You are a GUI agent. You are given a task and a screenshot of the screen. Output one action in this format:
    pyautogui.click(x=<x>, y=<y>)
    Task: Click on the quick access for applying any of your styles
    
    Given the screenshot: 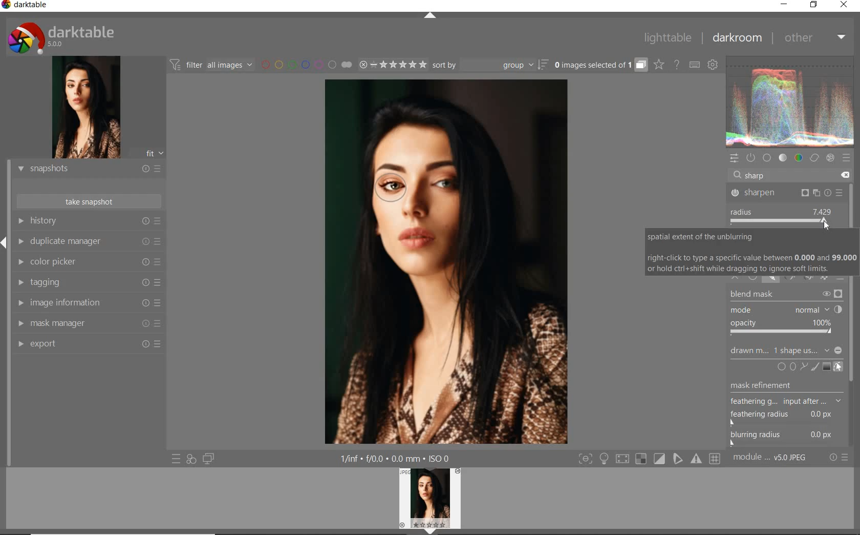 What is the action you would take?
    pyautogui.click(x=191, y=459)
    